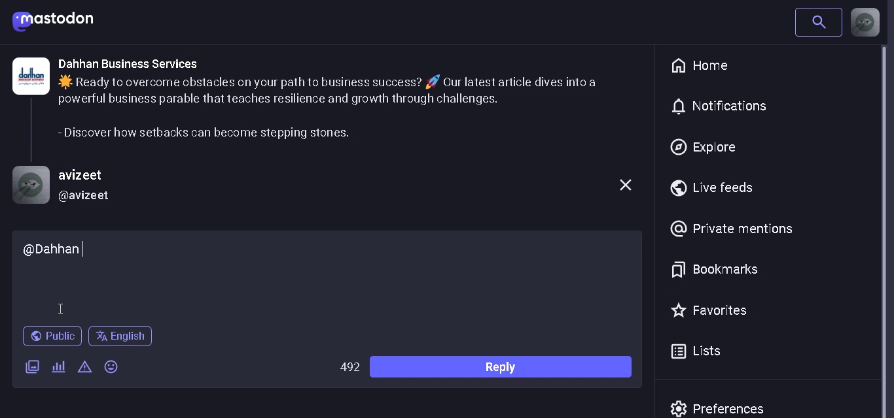 This screenshot has width=894, height=418. What do you see at coordinates (343, 107) in the screenshot?
I see `post` at bounding box center [343, 107].